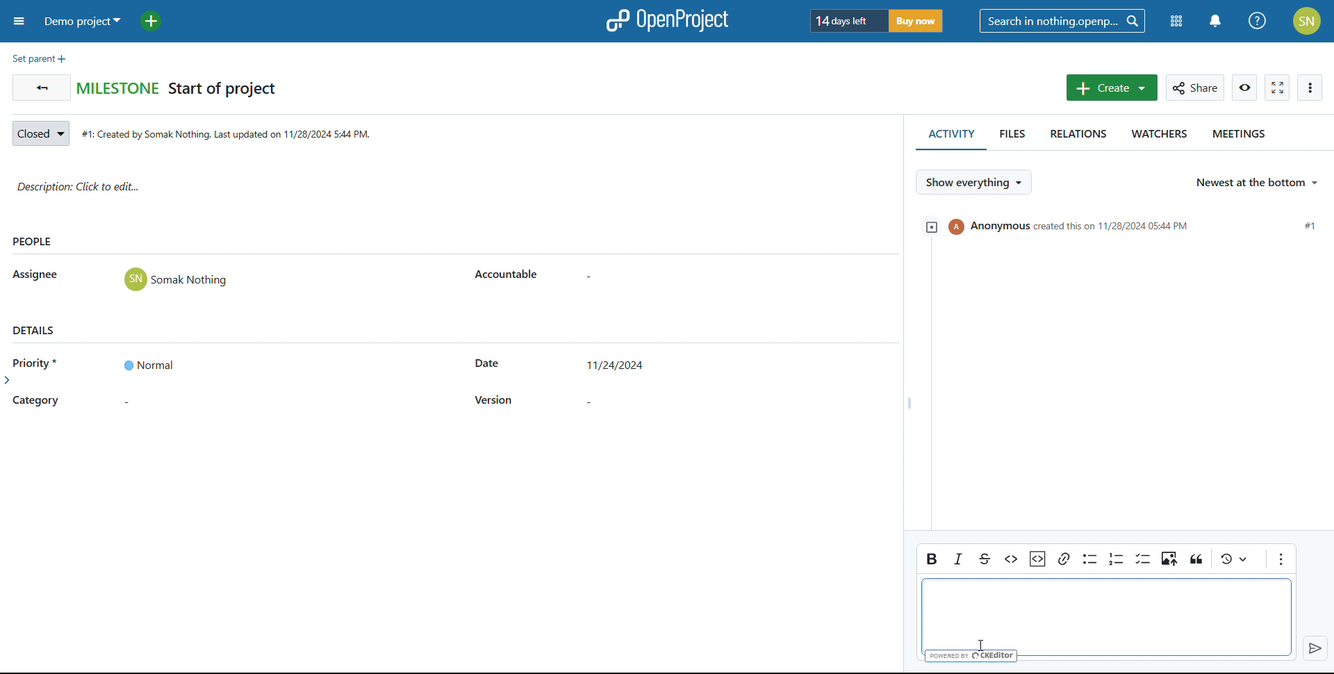  I want to click on description: click to add edit, so click(452, 189).